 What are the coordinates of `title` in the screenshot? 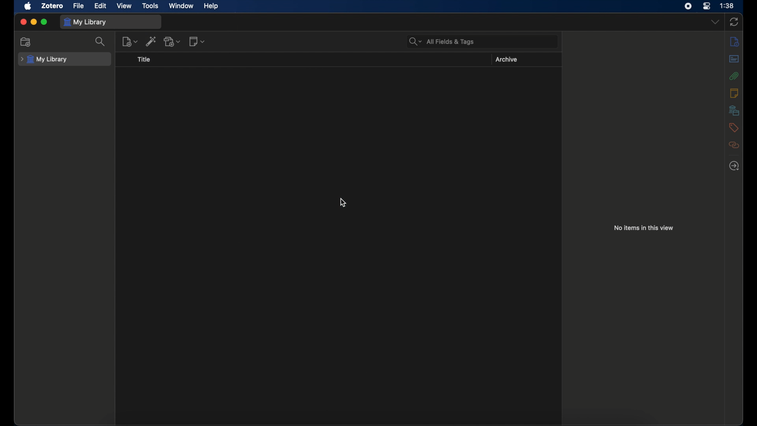 It's located at (145, 60).